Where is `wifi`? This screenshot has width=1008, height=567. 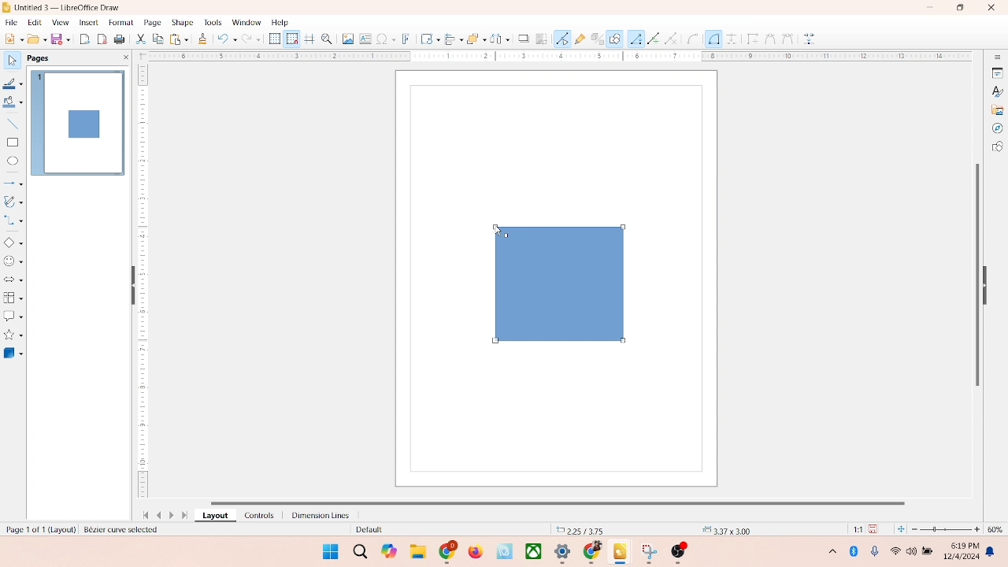 wifi is located at coordinates (895, 548).